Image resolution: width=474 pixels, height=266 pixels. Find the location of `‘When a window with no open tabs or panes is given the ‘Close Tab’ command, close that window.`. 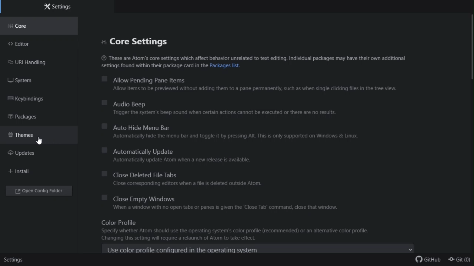

‘When a window with no open tabs or panes is given the ‘Close Tab’ command, close that window. is located at coordinates (224, 208).